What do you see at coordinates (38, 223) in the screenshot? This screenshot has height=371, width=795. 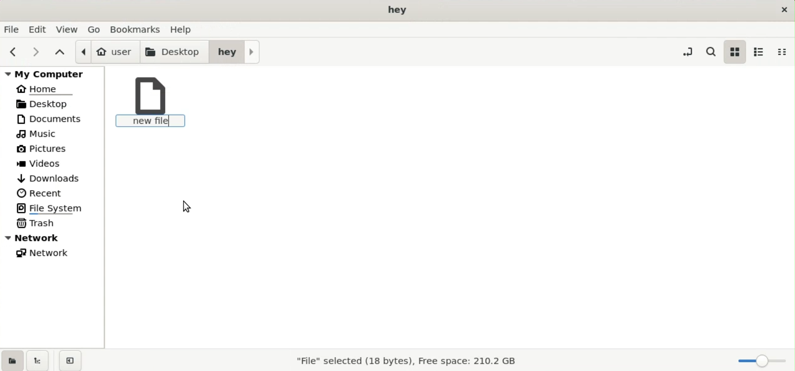 I see `trash` at bounding box center [38, 223].